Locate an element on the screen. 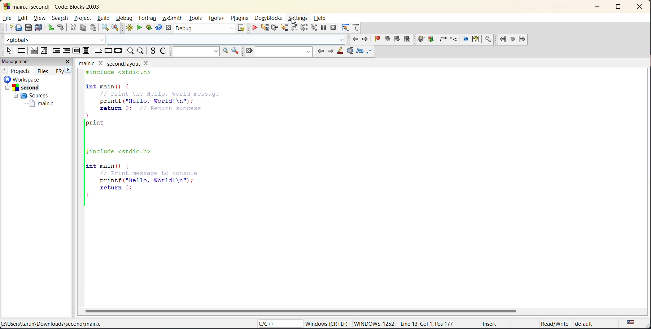 The image size is (651, 329). show options window is located at coordinates (233, 51).